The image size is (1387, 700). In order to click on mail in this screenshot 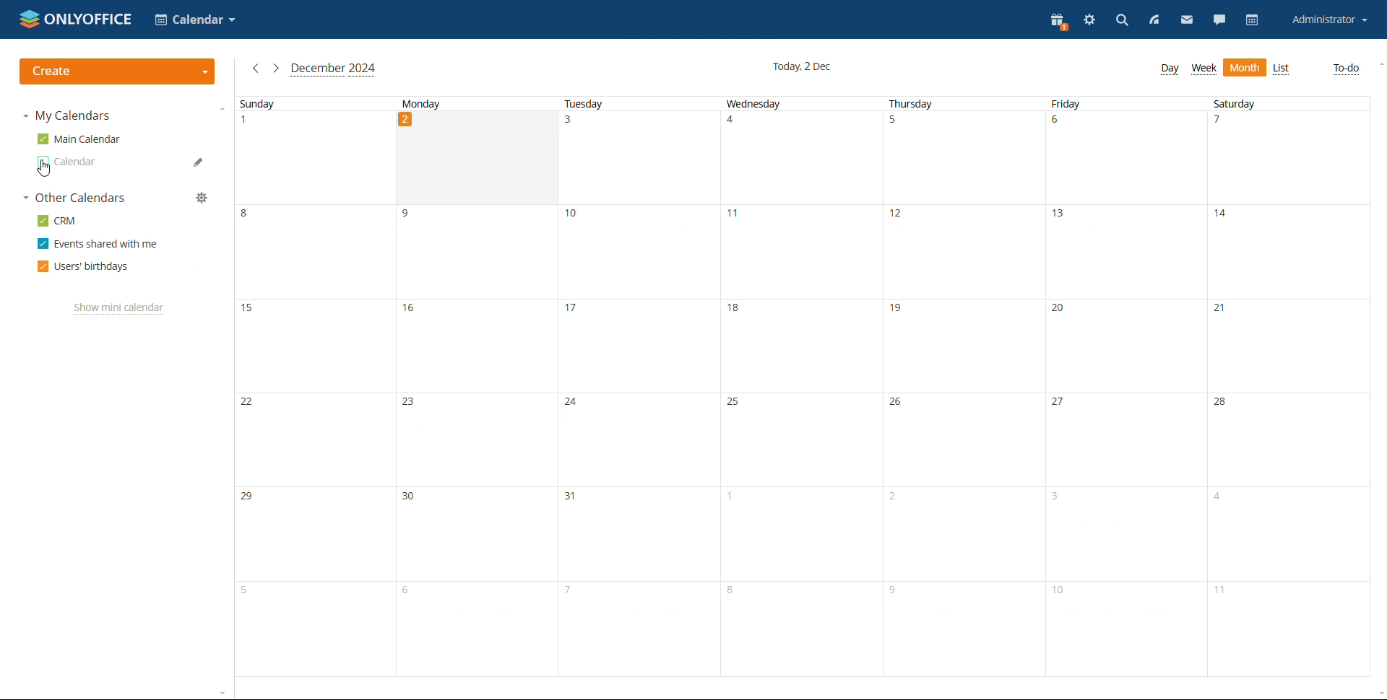, I will do `click(1186, 22)`.